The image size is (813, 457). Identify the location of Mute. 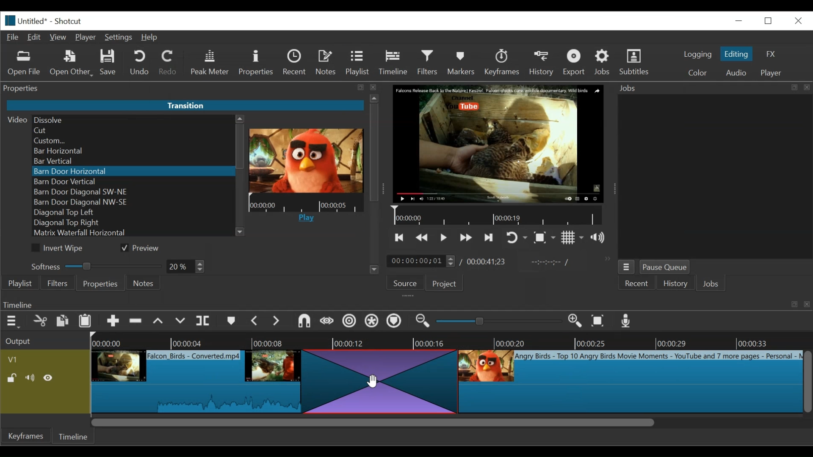
(31, 377).